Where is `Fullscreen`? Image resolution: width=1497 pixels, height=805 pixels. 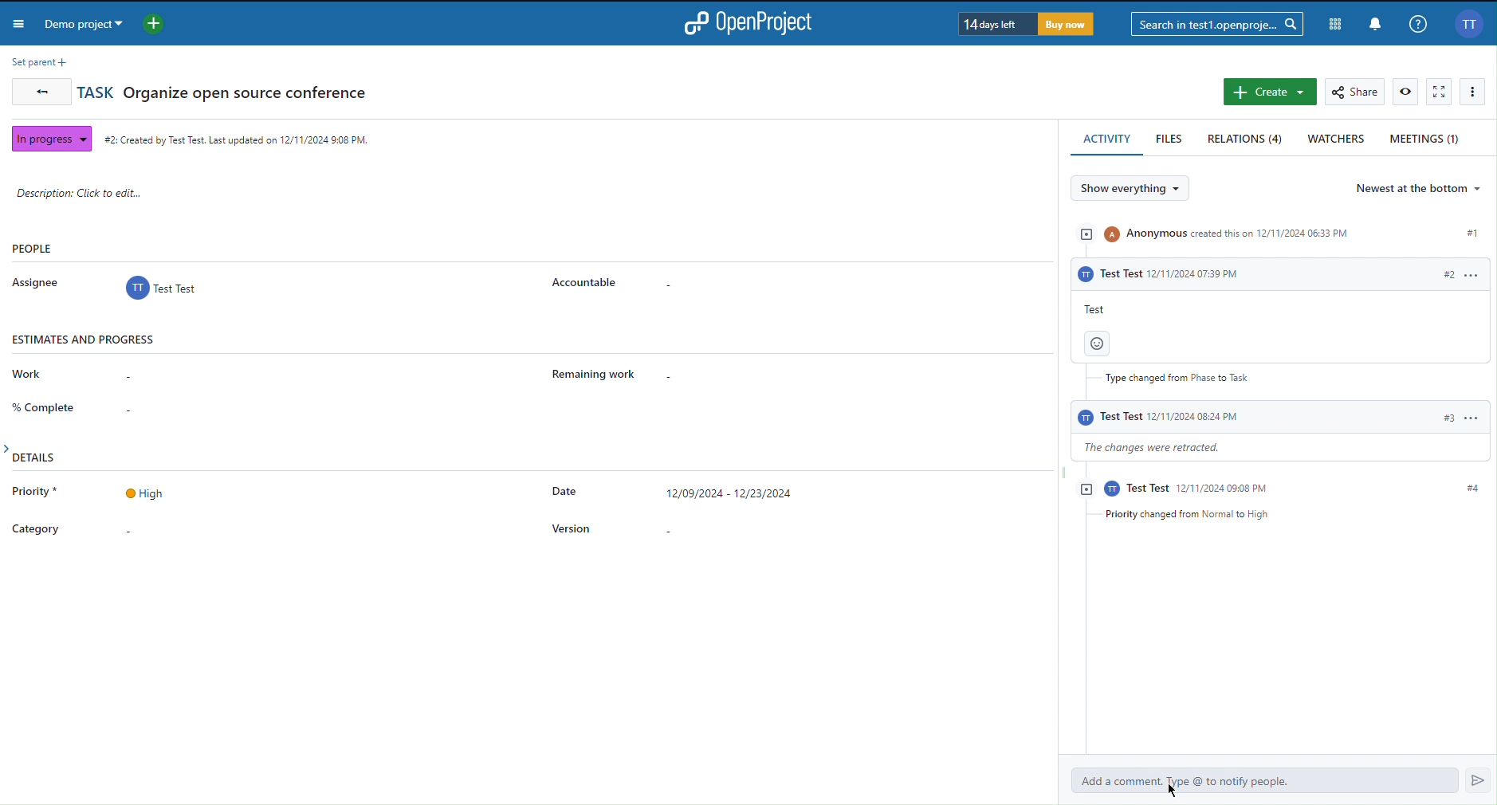 Fullscreen is located at coordinates (1440, 92).